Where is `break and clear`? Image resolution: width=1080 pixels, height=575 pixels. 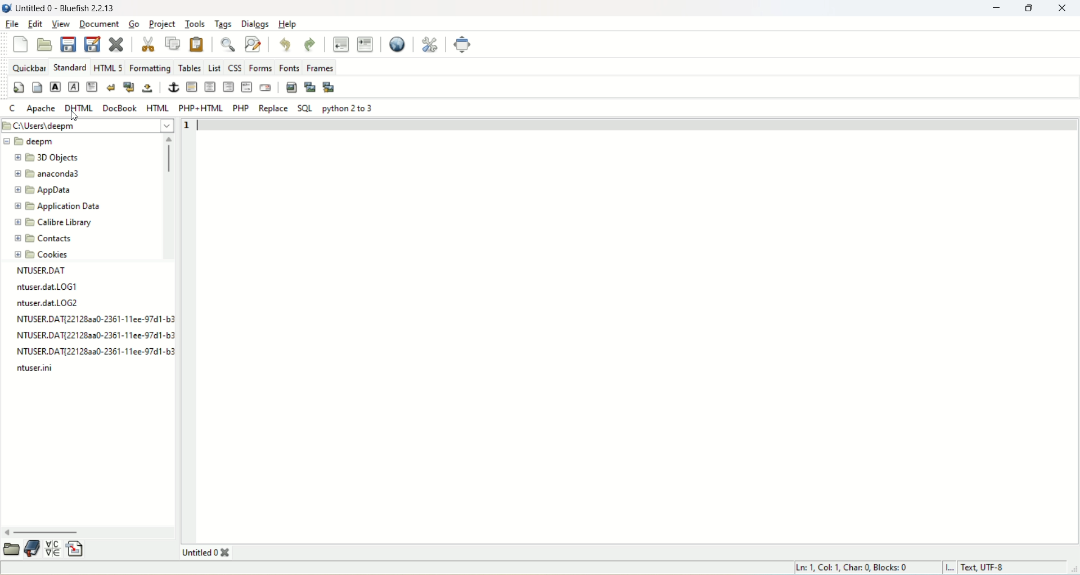
break and clear is located at coordinates (129, 87).